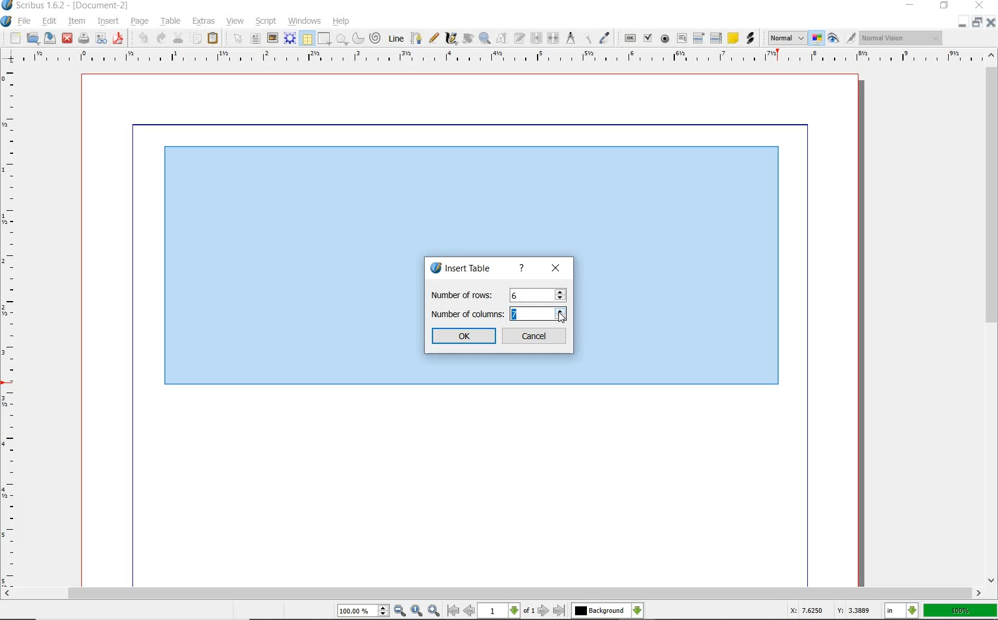  What do you see at coordinates (945, 6) in the screenshot?
I see `restore` at bounding box center [945, 6].